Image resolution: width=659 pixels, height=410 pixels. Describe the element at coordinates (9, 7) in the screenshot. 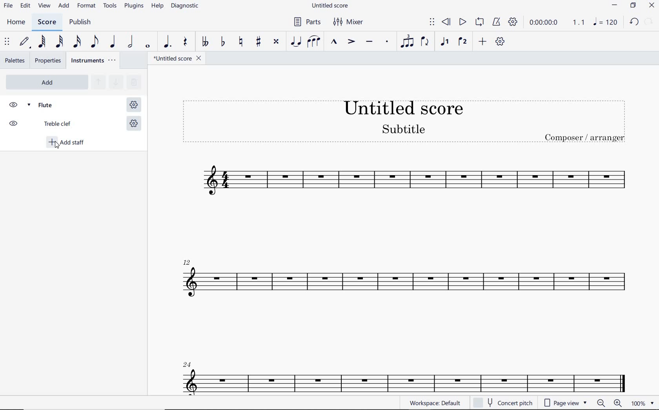

I see `file` at that location.